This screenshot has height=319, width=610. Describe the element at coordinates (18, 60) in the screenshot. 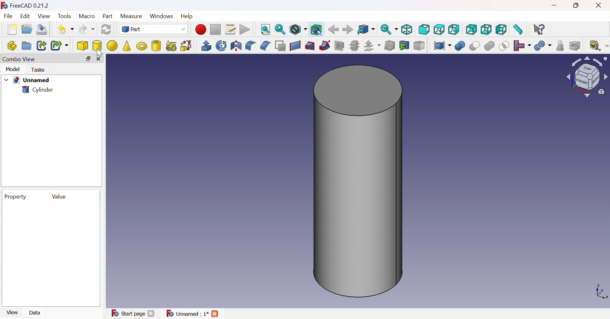

I see `Combo view` at that location.